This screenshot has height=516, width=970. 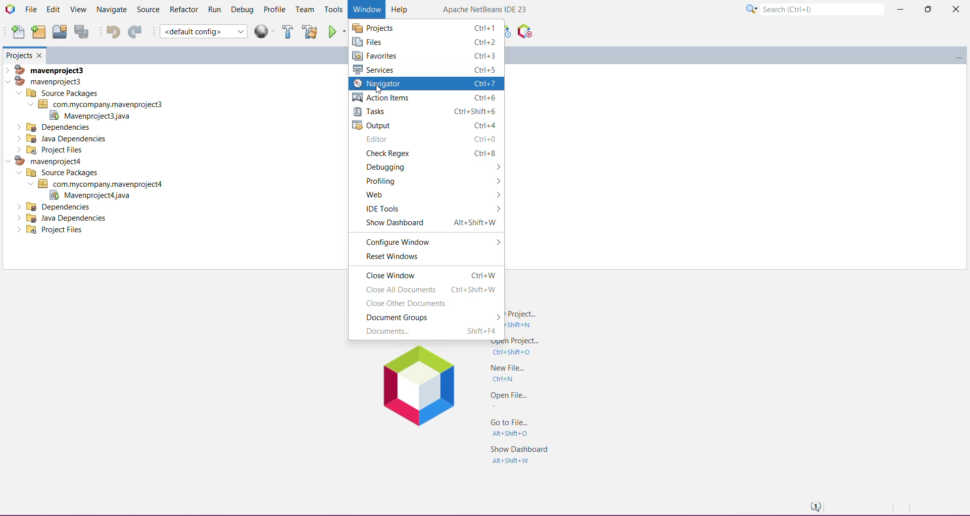 I want to click on Files, so click(x=426, y=41).